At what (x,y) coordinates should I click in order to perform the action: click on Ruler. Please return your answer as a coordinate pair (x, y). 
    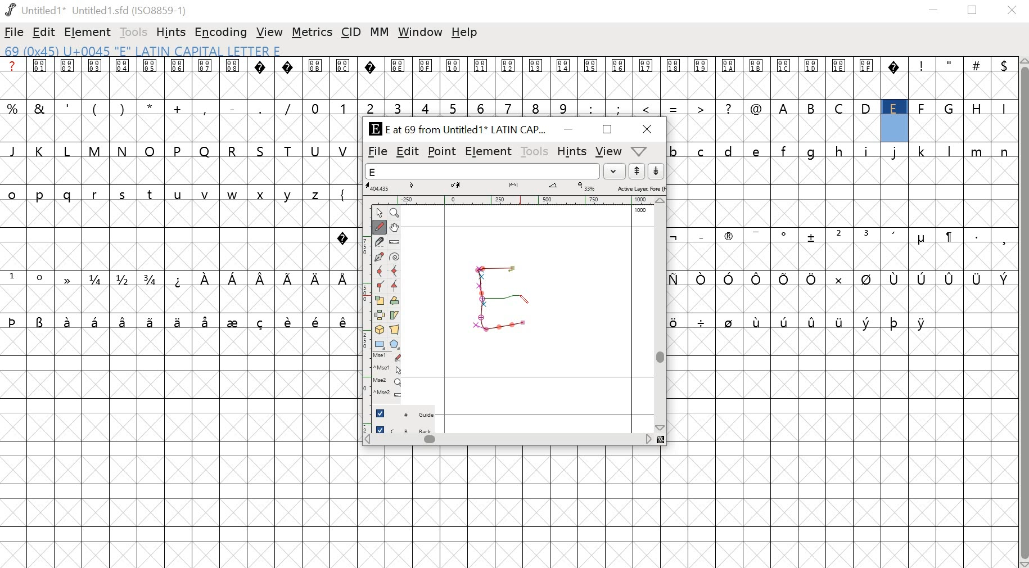
    Looking at the image, I should click on (395, 241).